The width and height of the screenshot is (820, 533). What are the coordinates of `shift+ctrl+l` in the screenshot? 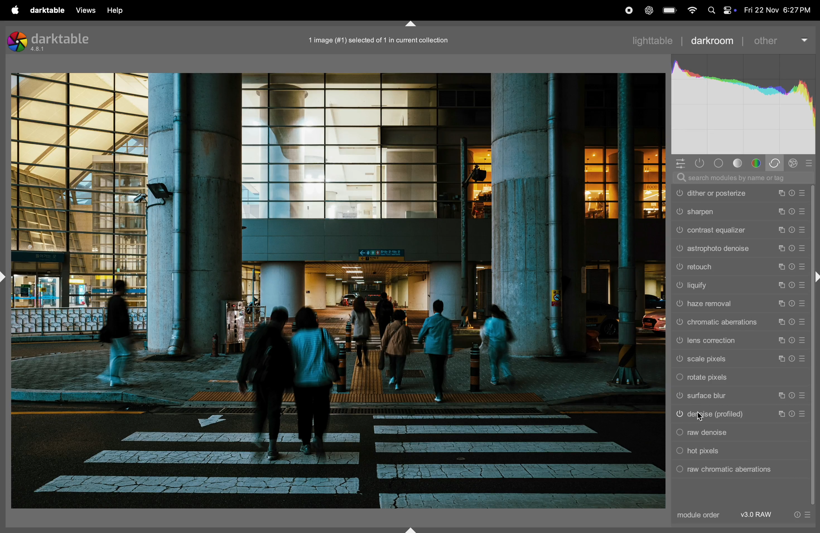 It's located at (5, 276).